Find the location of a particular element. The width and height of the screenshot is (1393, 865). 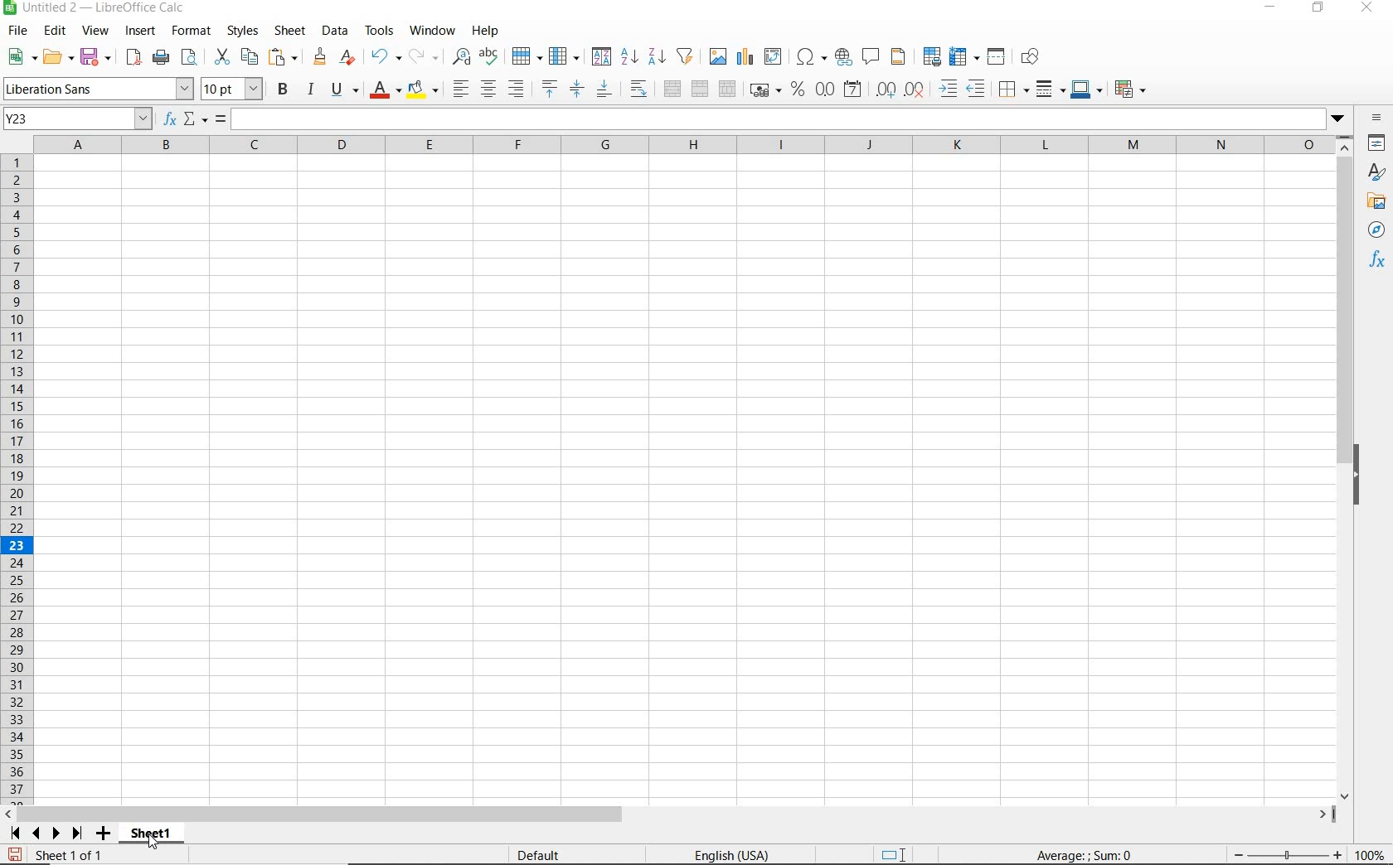

TOOLS is located at coordinates (378, 31).